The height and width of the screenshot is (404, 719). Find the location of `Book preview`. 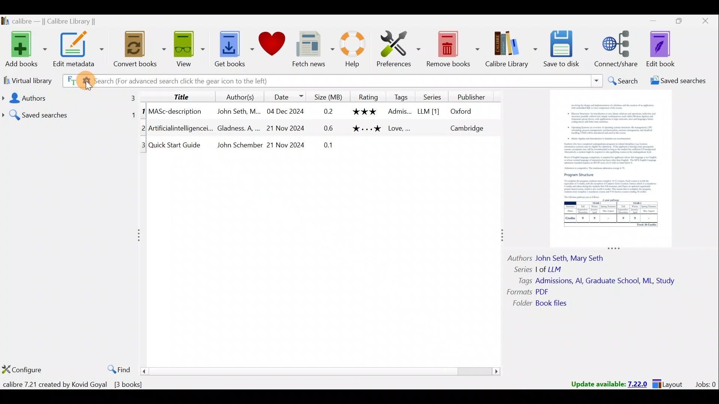

Book preview is located at coordinates (613, 169).